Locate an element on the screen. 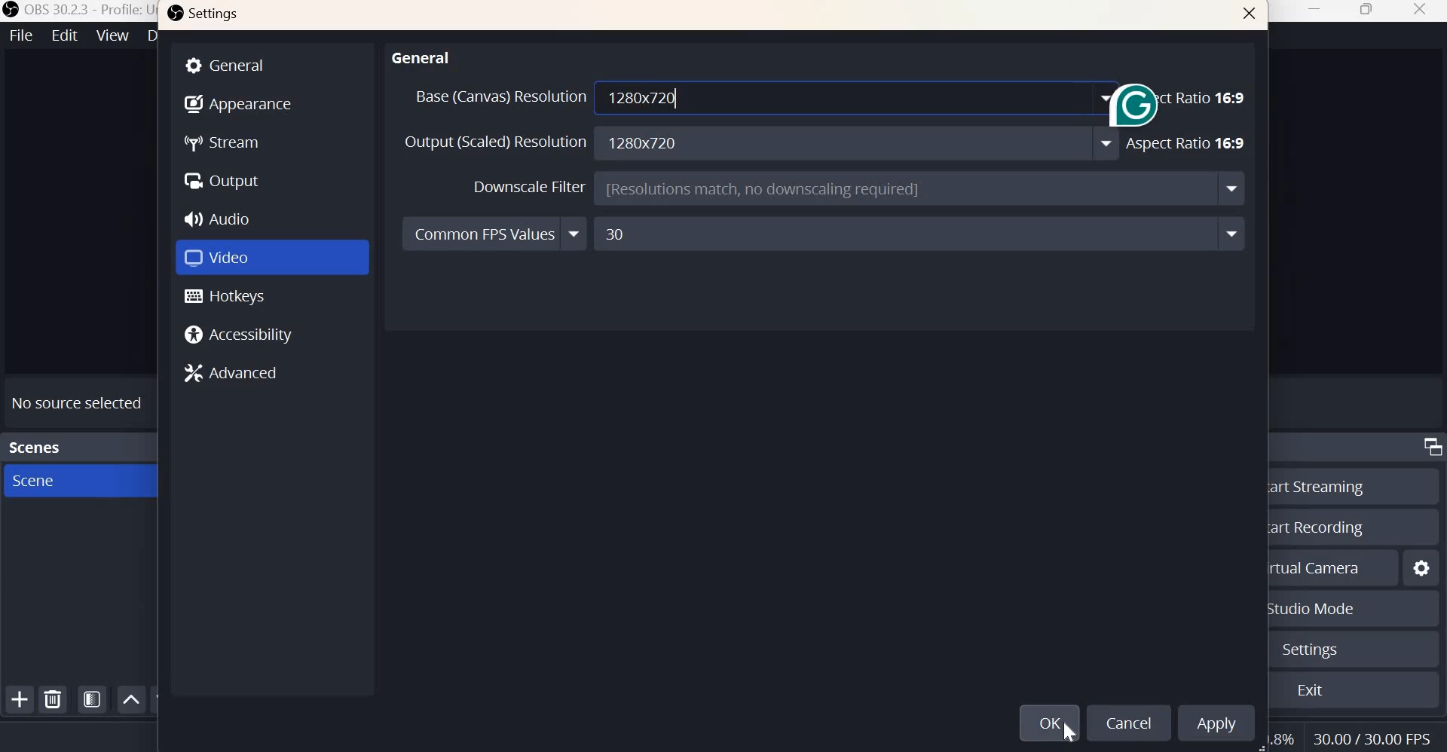  Start streaming is located at coordinates (1315, 485).